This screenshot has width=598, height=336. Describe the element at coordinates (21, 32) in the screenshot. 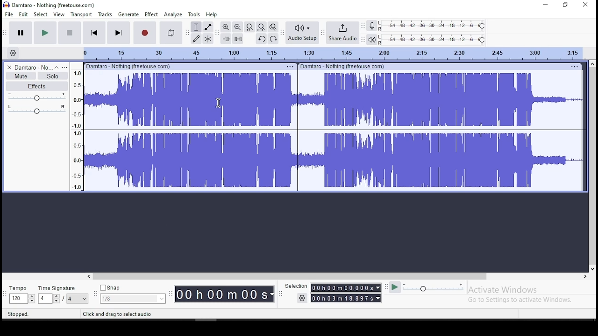

I see `pause` at that location.